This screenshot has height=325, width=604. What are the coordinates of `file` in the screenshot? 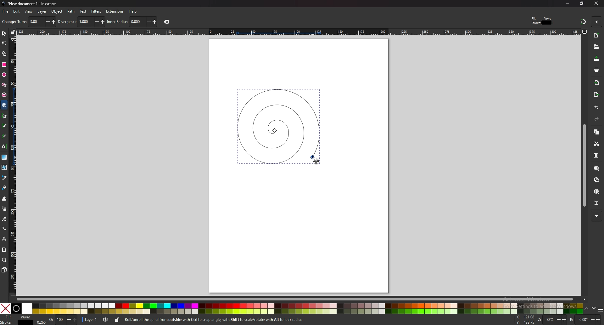 It's located at (6, 12).